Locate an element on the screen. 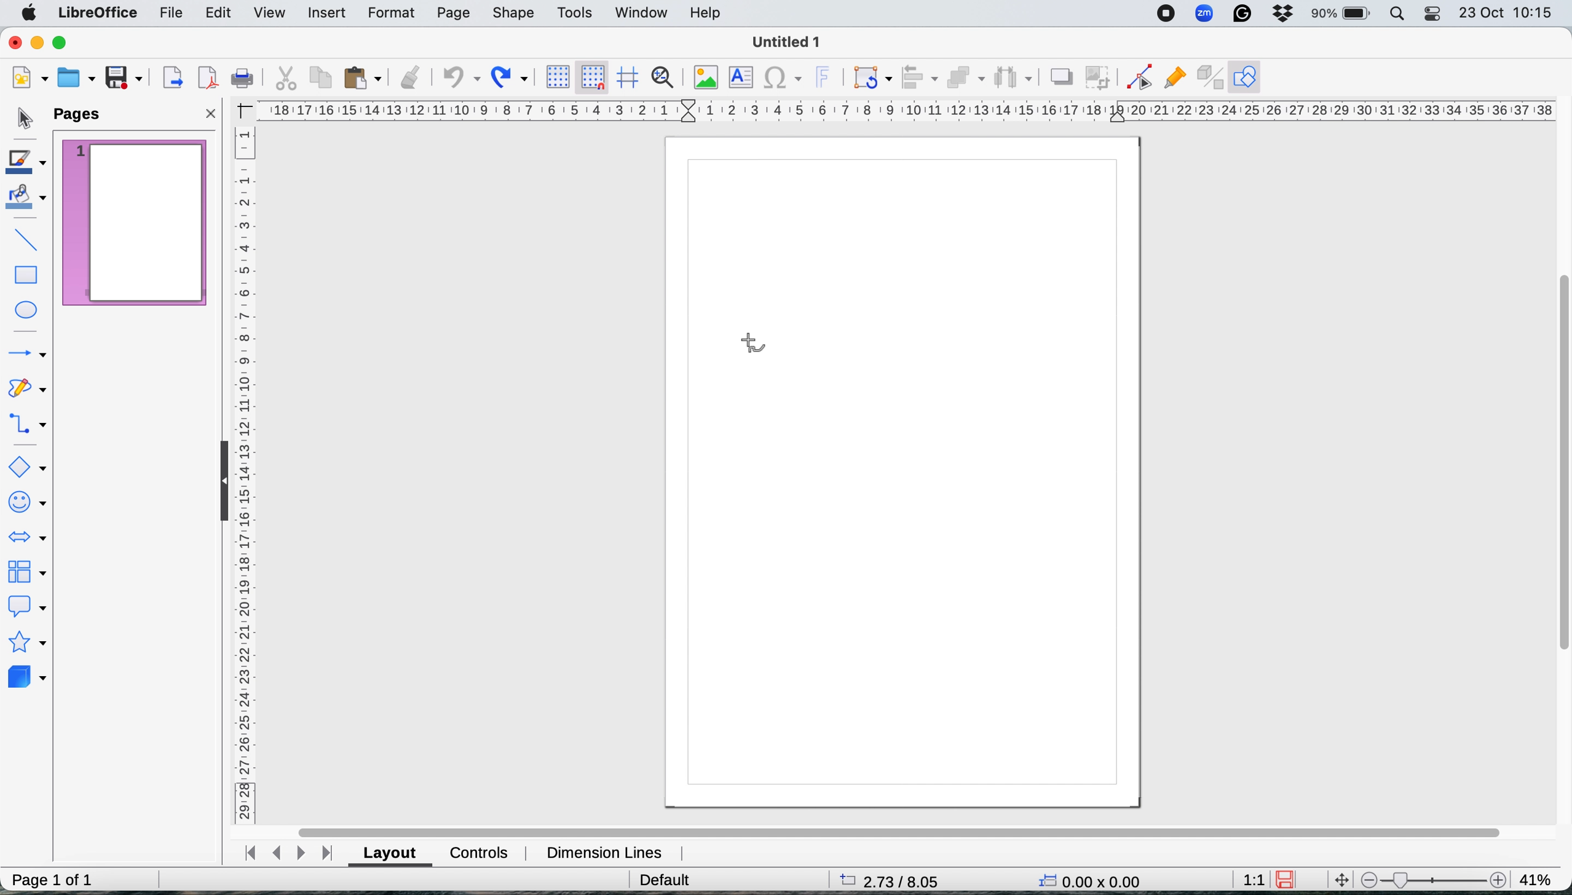  grammarly is located at coordinates (1241, 13).